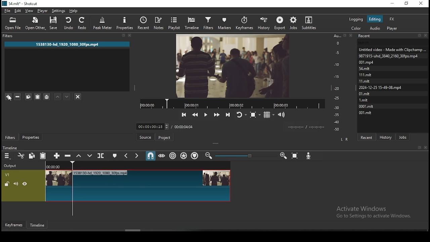  Describe the element at coordinates (394, 19) in the screenshot. I see `fx` at that location.